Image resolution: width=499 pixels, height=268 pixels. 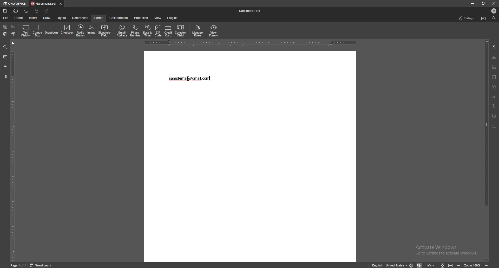 What do you see at coordinates (100, 18) in the screenshot?
I see `forms` at bounding box center [100, 18].